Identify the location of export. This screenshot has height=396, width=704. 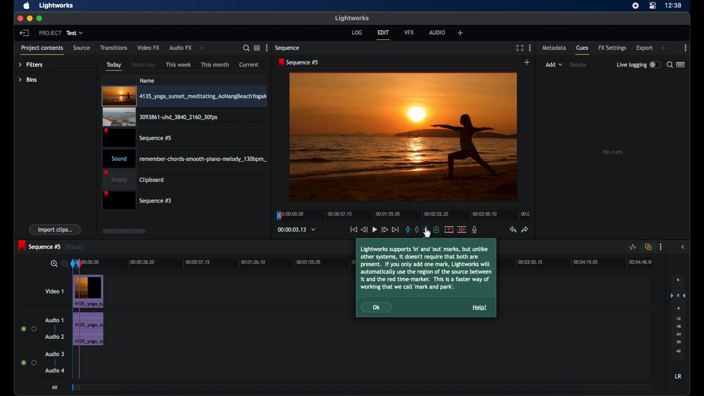
(645, 48).